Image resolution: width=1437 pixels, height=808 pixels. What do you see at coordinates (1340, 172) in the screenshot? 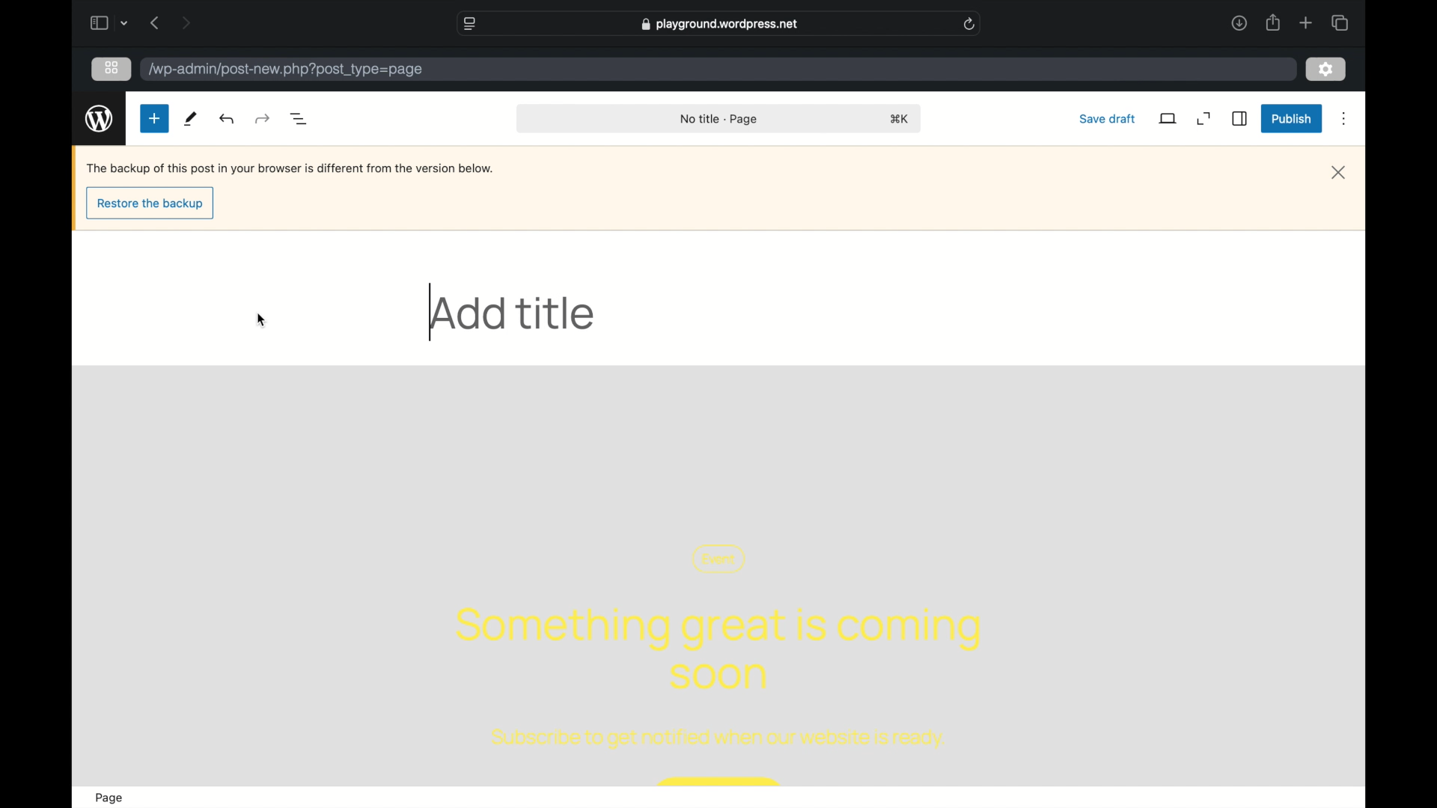
I see `close` at bounding box center [1340, 172].